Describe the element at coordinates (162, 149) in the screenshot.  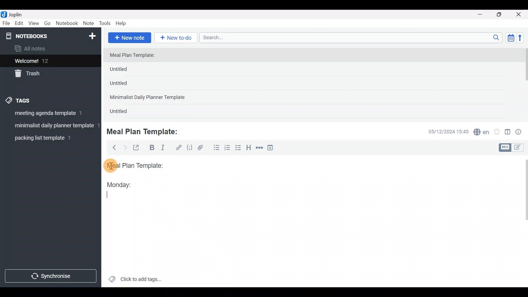
I see `Italic` at that location.